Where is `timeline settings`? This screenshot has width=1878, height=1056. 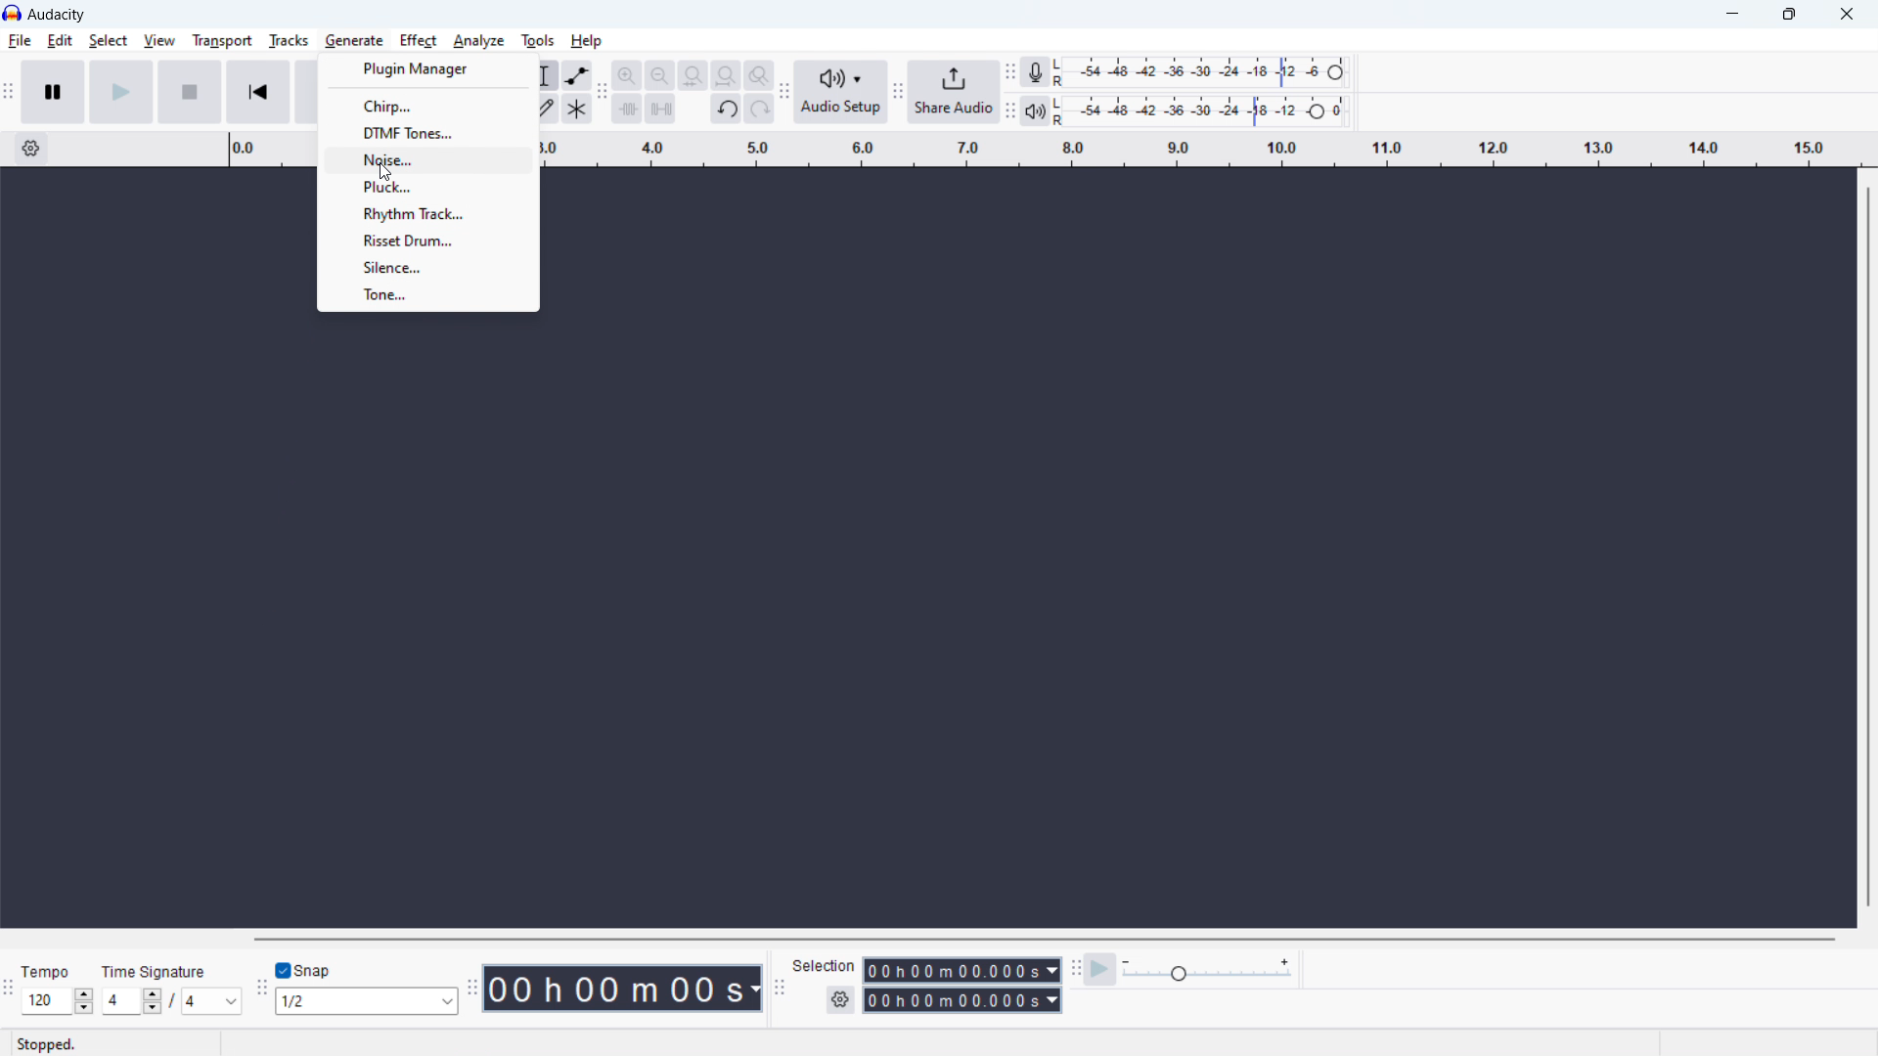
timeline settings is located at coordinates (29, 150).